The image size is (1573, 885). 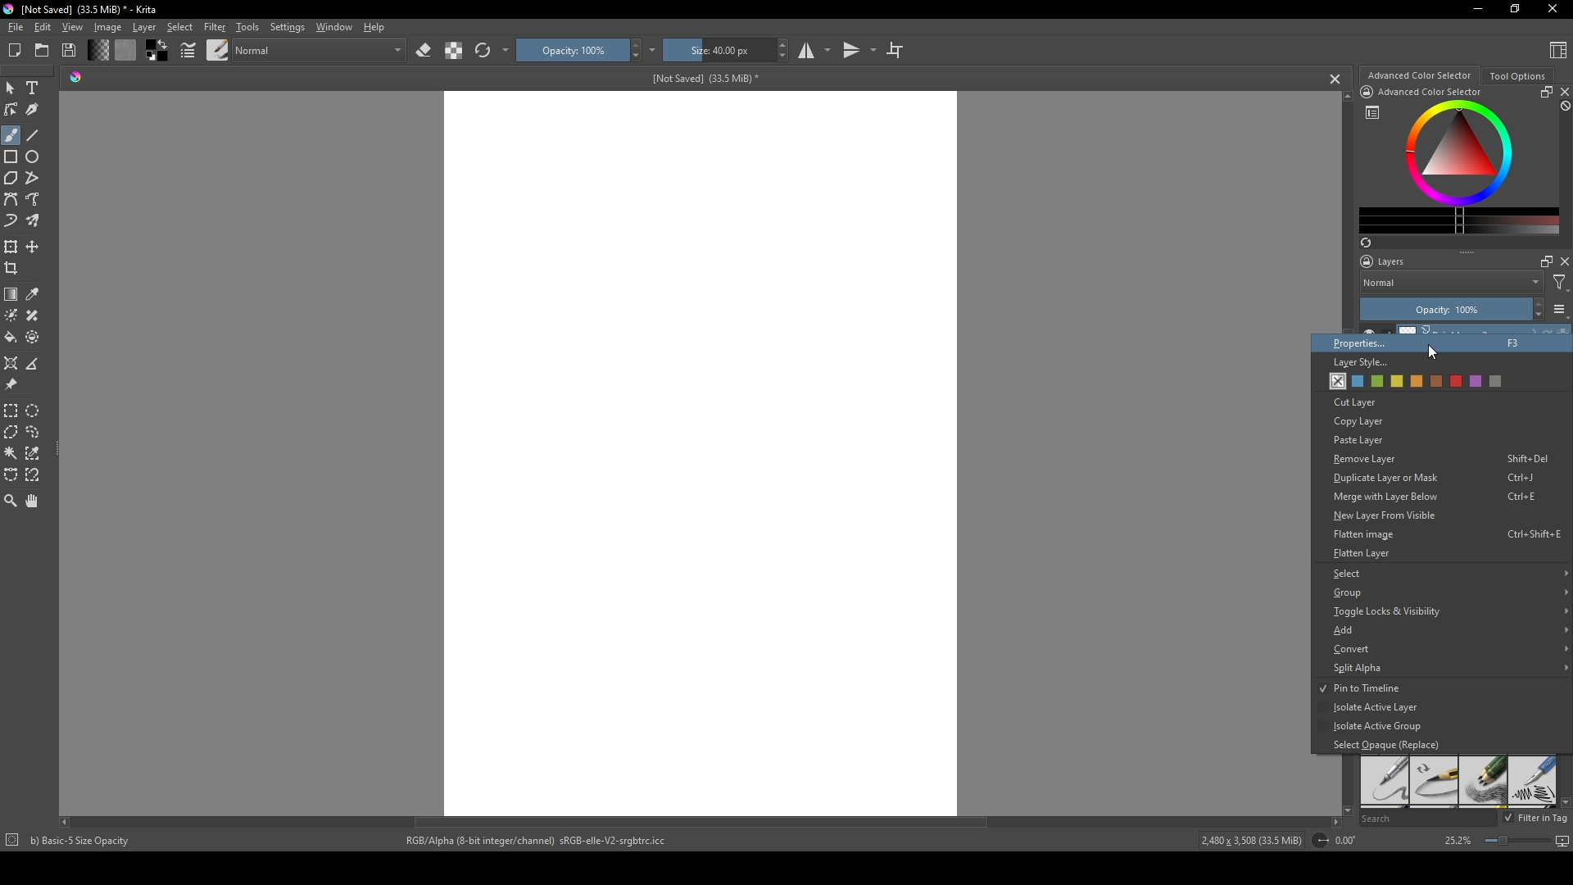 What do you see at coordinates (11, 410) in the screenshot?
I see `rectangular` at bounding box center [11, 410].